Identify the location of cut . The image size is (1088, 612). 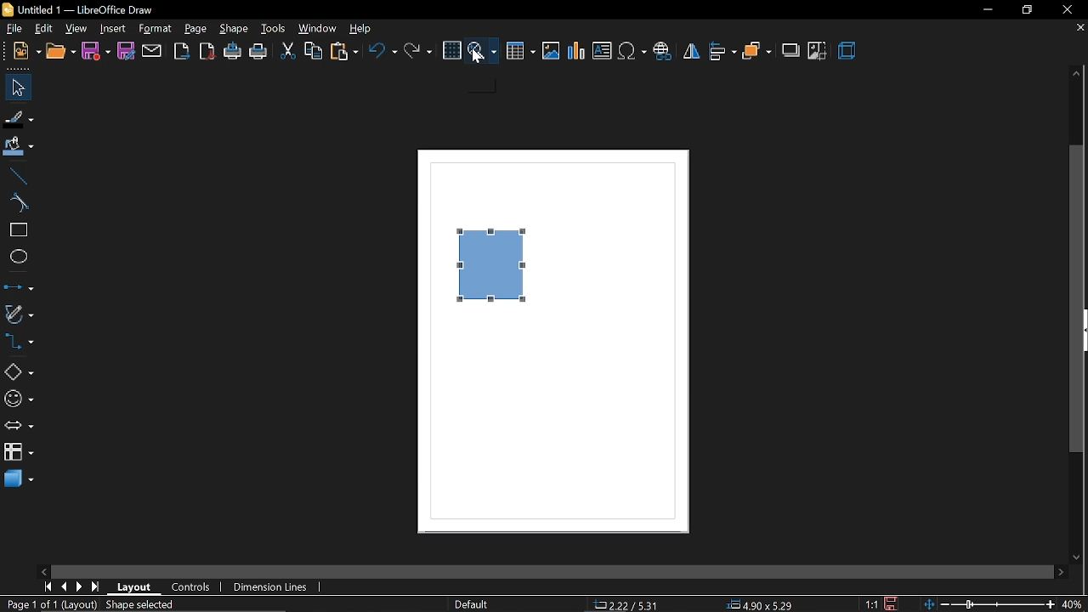
(287, 51).